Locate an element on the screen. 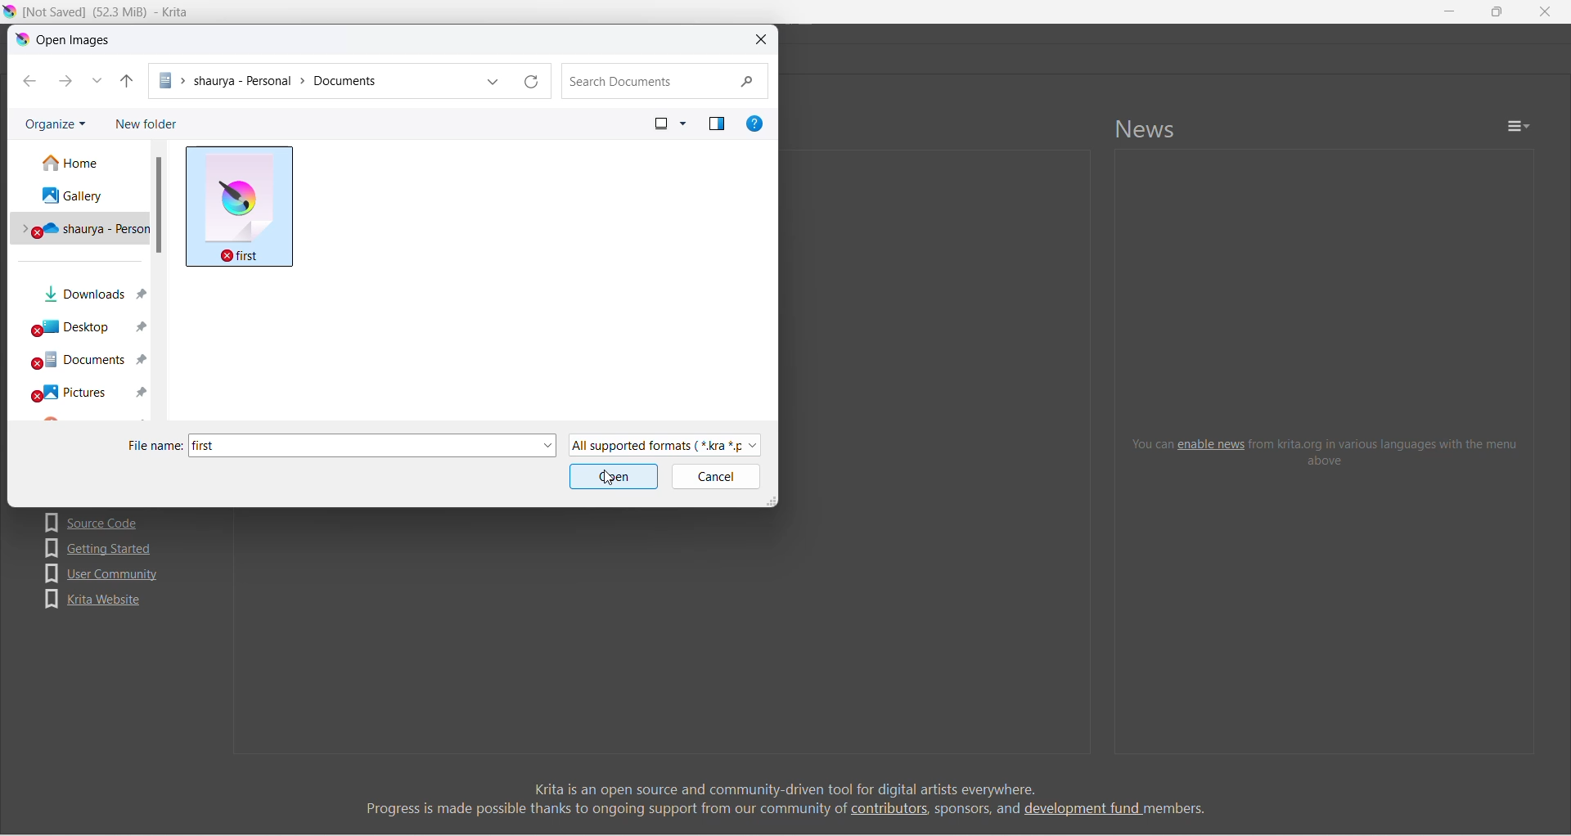  Get help is located at coordinates (754, 124).